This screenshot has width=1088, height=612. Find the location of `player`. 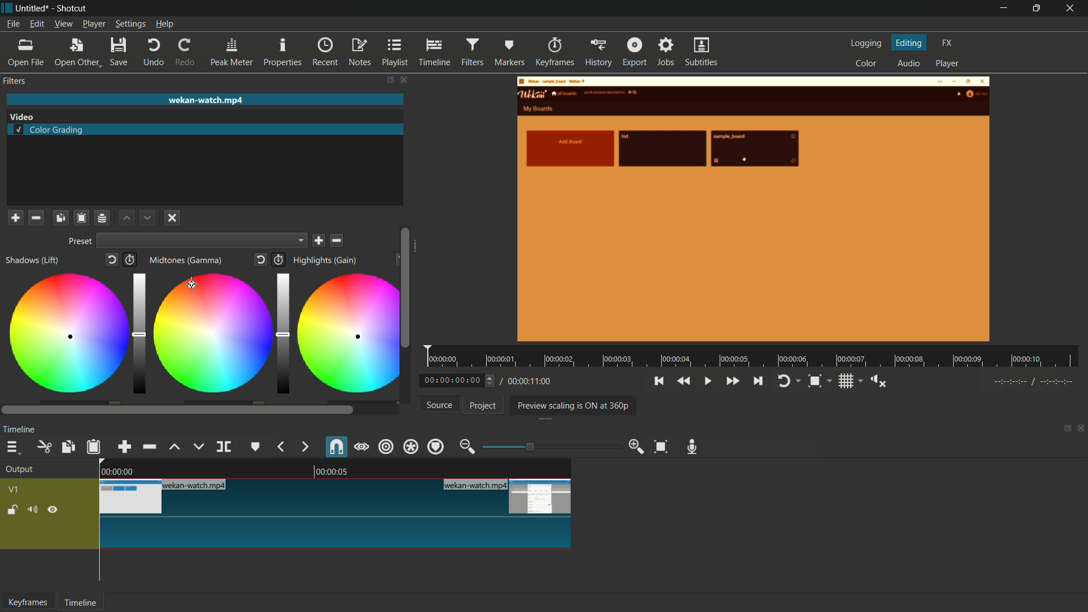

player is located at coordinates (949, 63).